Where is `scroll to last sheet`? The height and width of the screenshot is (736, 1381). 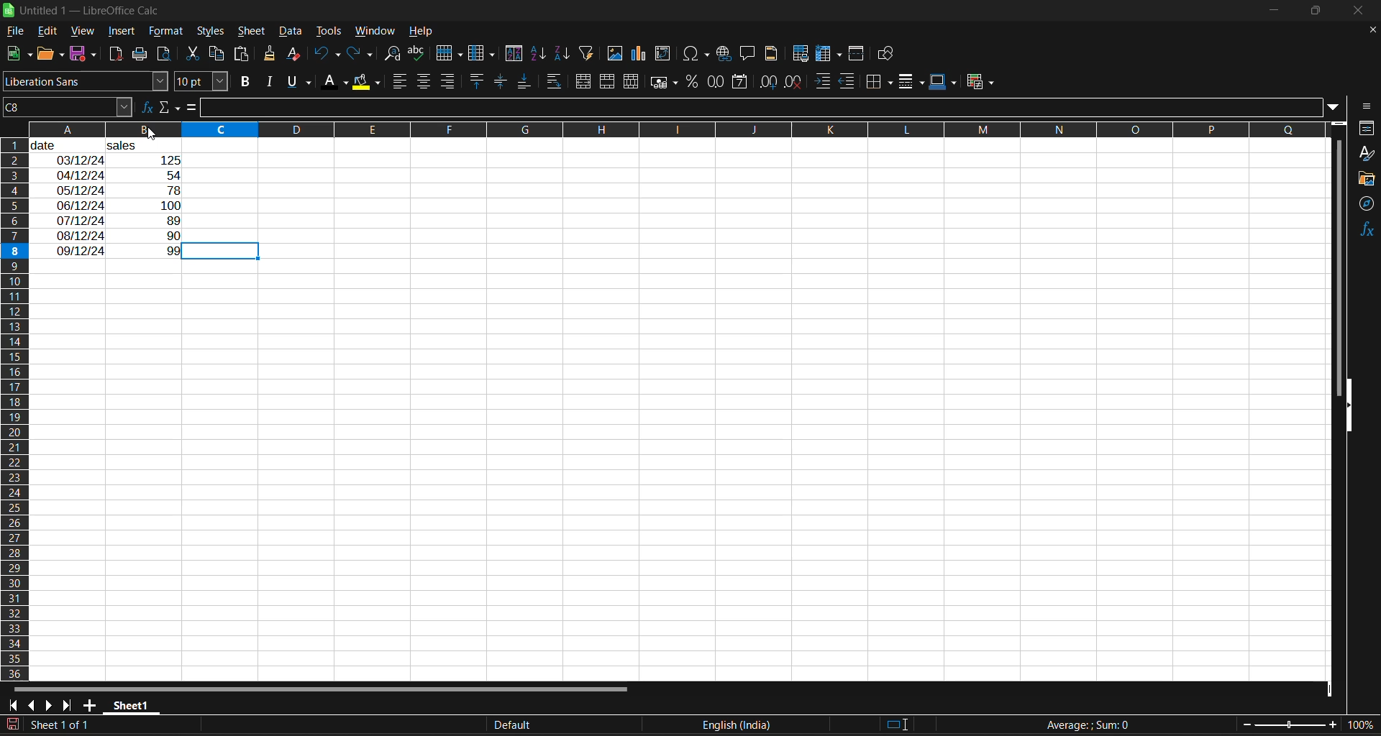
scroll to last sheet is located at coordinates (73, 706).